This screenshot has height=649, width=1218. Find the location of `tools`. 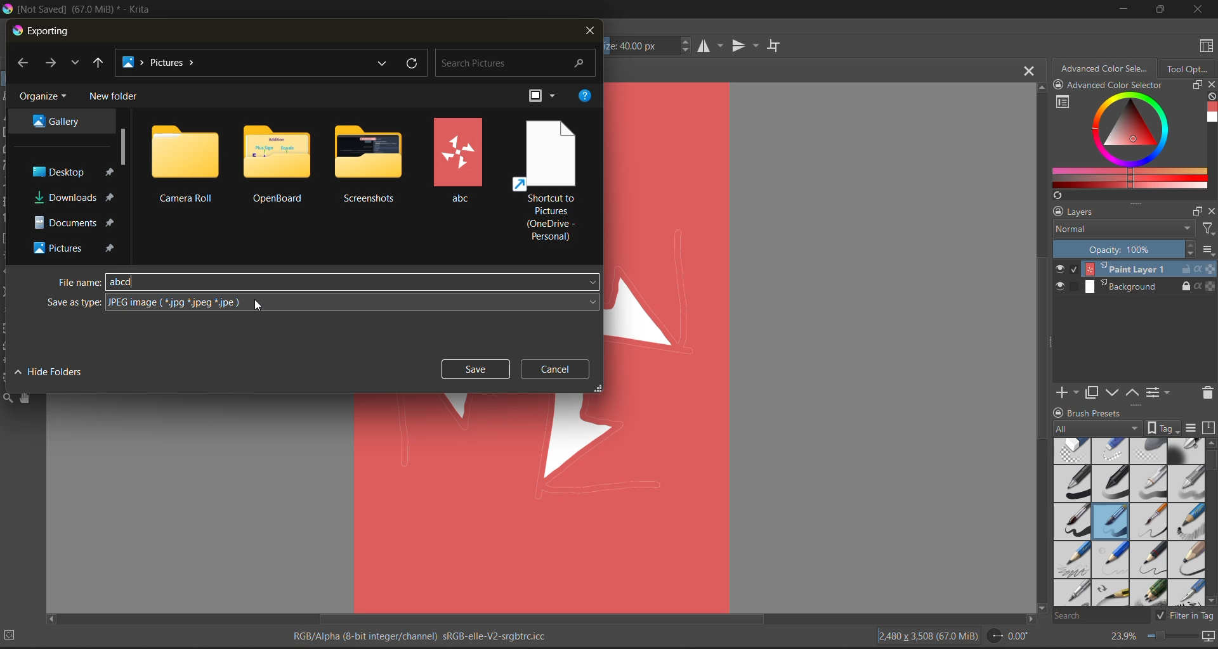

tools is located at coordinates (8, 397).